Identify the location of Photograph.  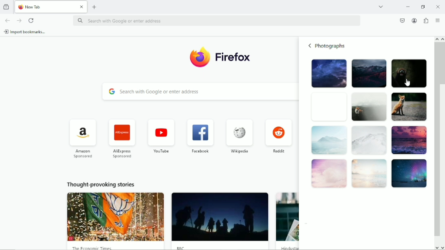
(328, 175).